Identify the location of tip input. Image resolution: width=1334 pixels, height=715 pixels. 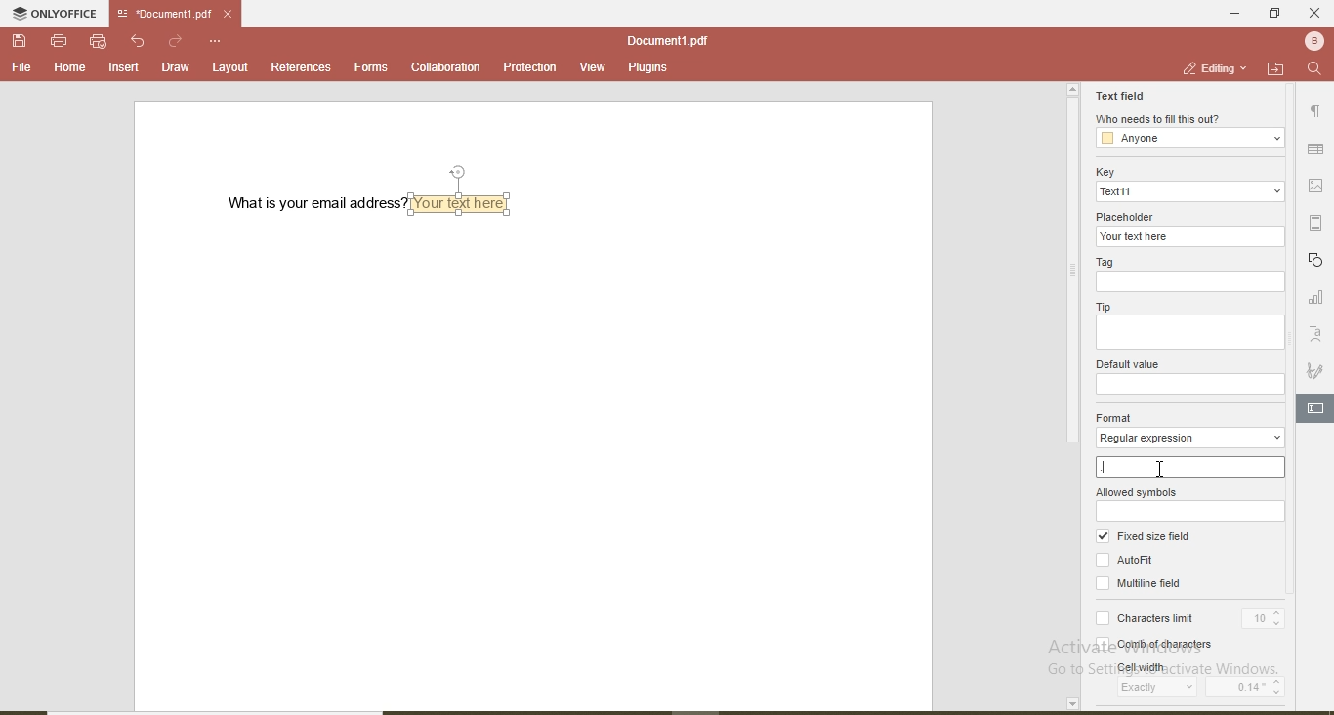
(1188, 333).